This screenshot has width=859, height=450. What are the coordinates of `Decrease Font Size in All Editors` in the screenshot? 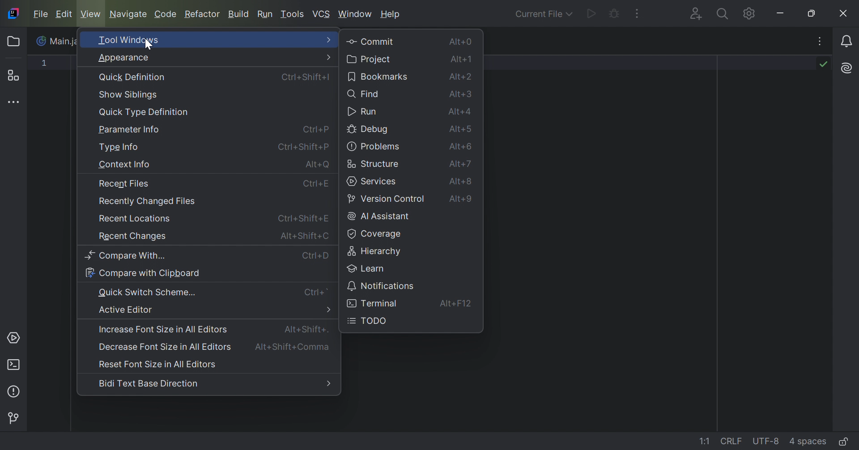 It's located at (163, 346).